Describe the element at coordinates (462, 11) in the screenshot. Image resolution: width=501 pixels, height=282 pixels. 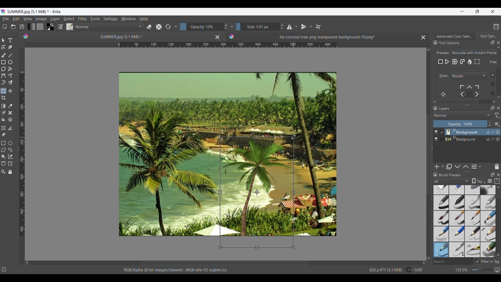
I see `Minimize` at that location.